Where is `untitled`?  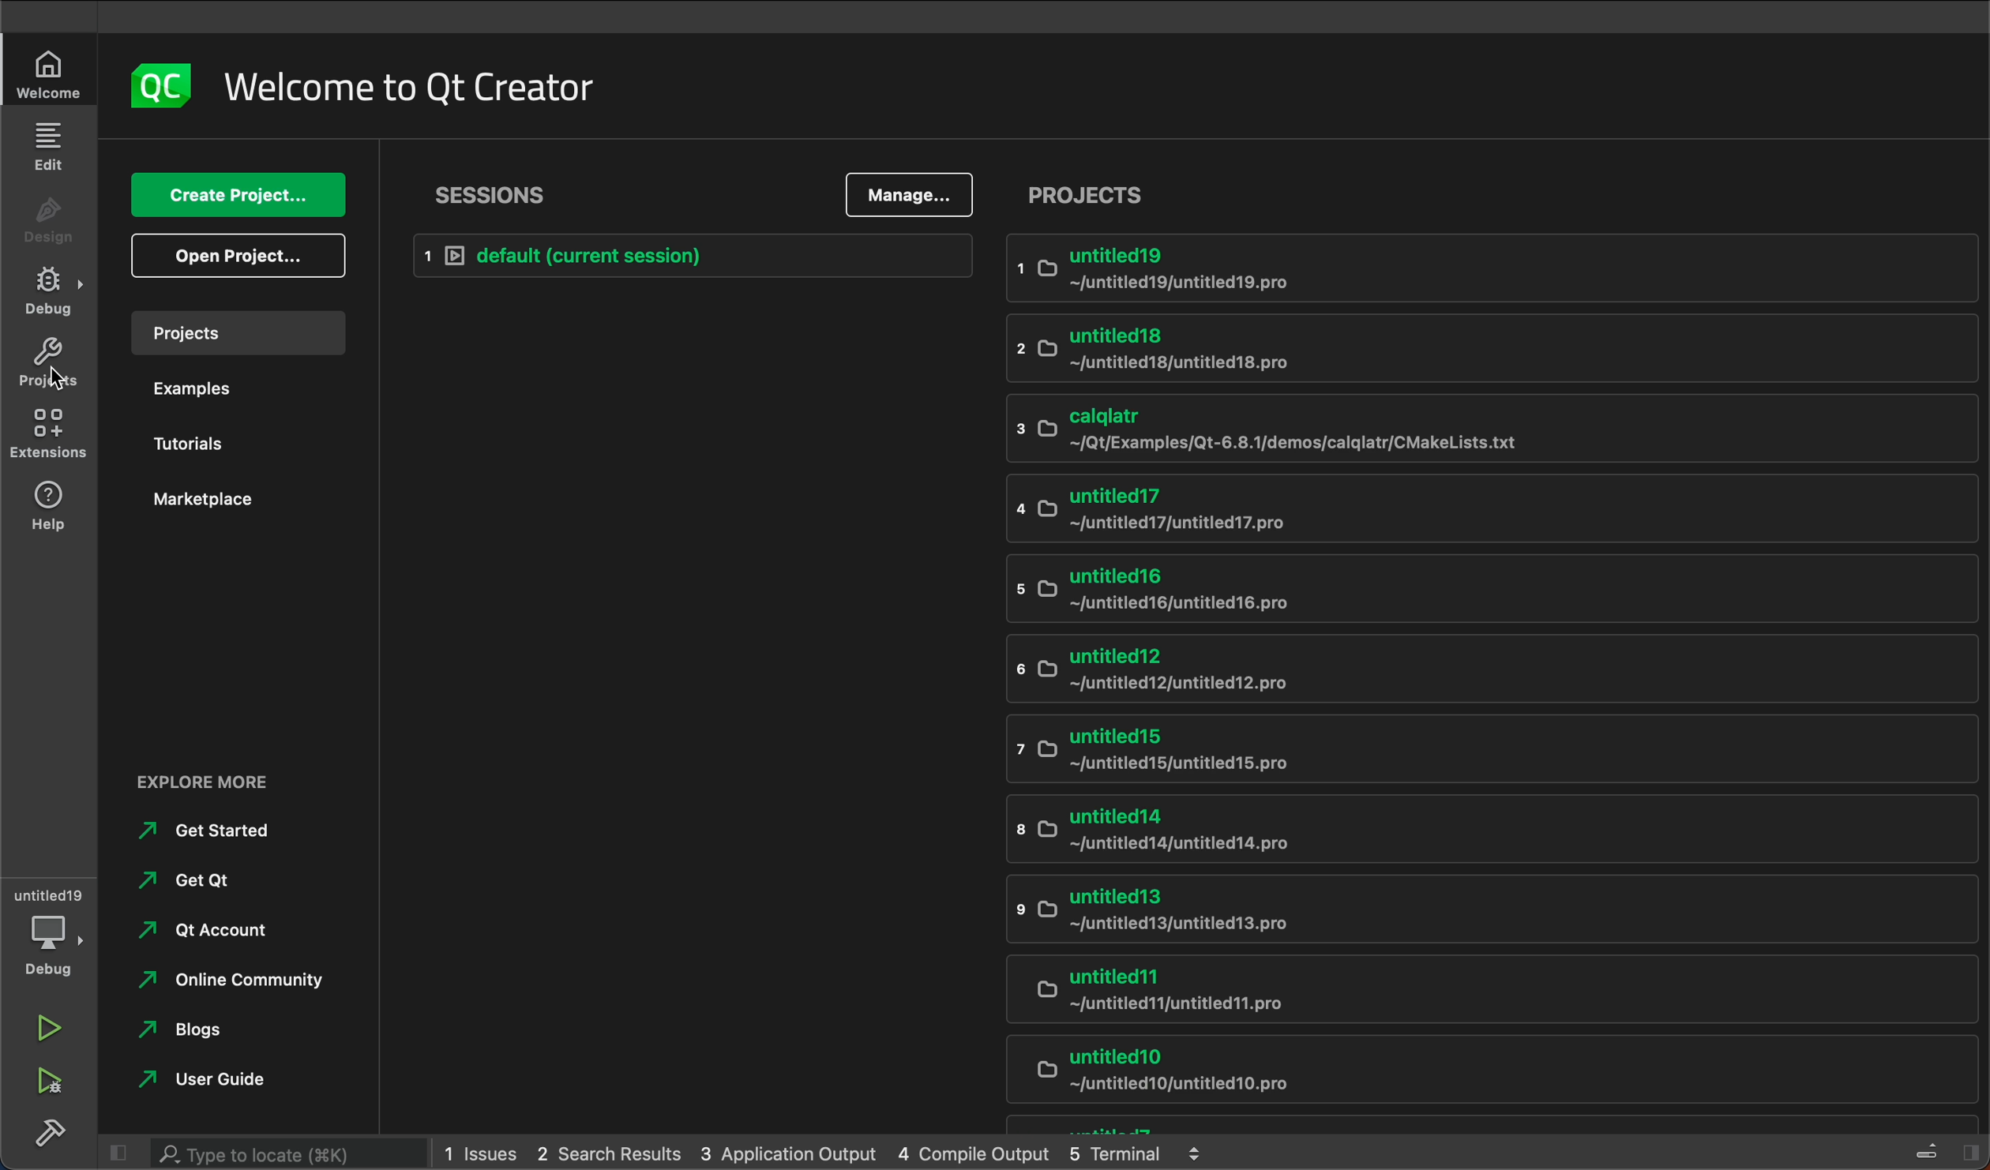
untitled is located at coordinates (49, 894).